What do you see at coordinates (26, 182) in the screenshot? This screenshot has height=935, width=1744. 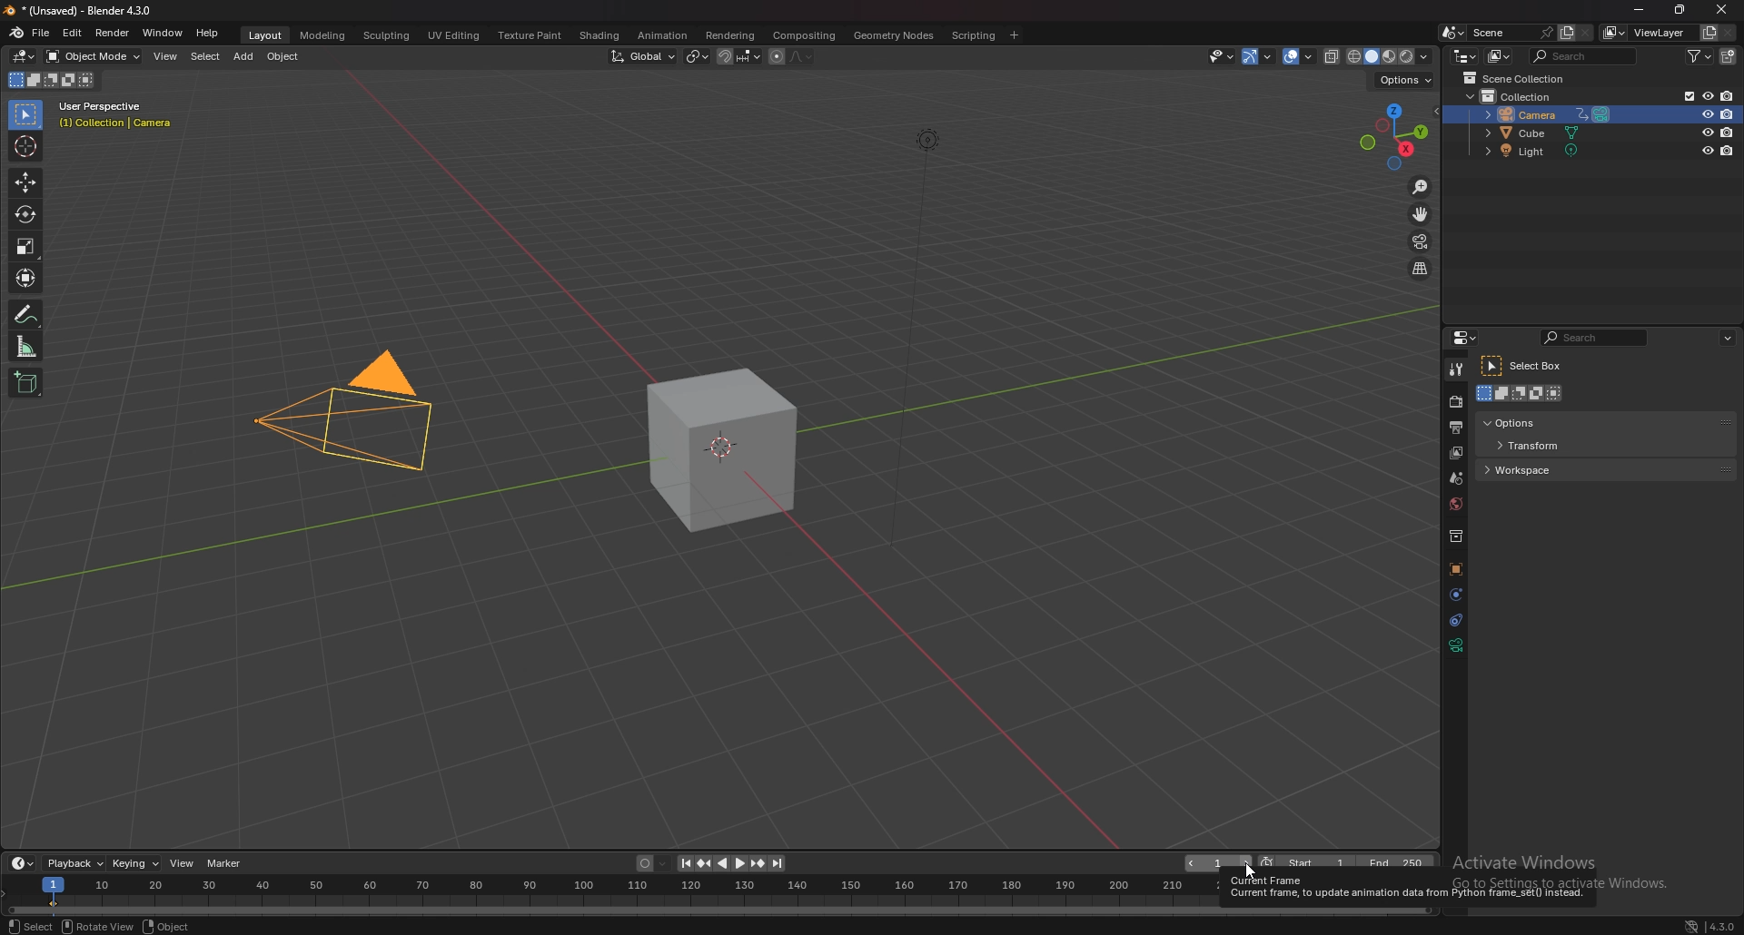 I see `move` at bounding box center [26, 182].